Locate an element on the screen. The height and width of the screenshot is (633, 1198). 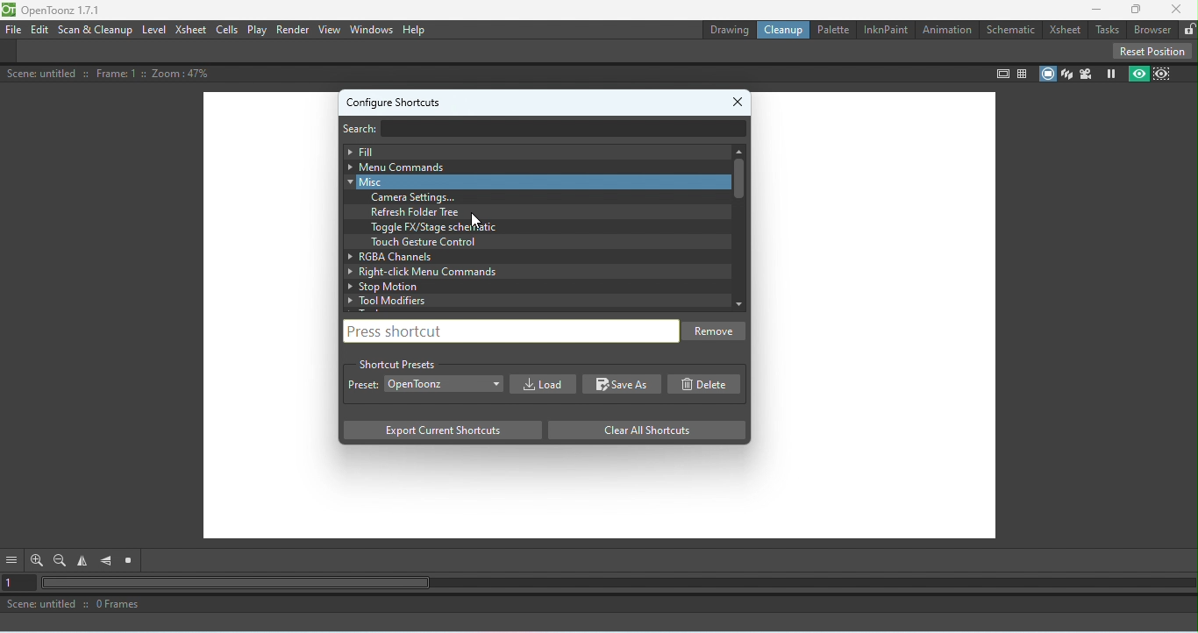
Edit is located at coordinates (39, 30).